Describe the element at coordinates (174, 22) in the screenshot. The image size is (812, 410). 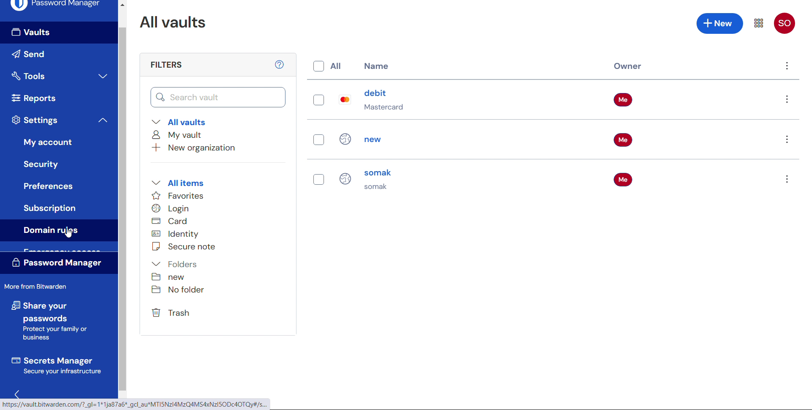
I see `All vaults ` at that location.